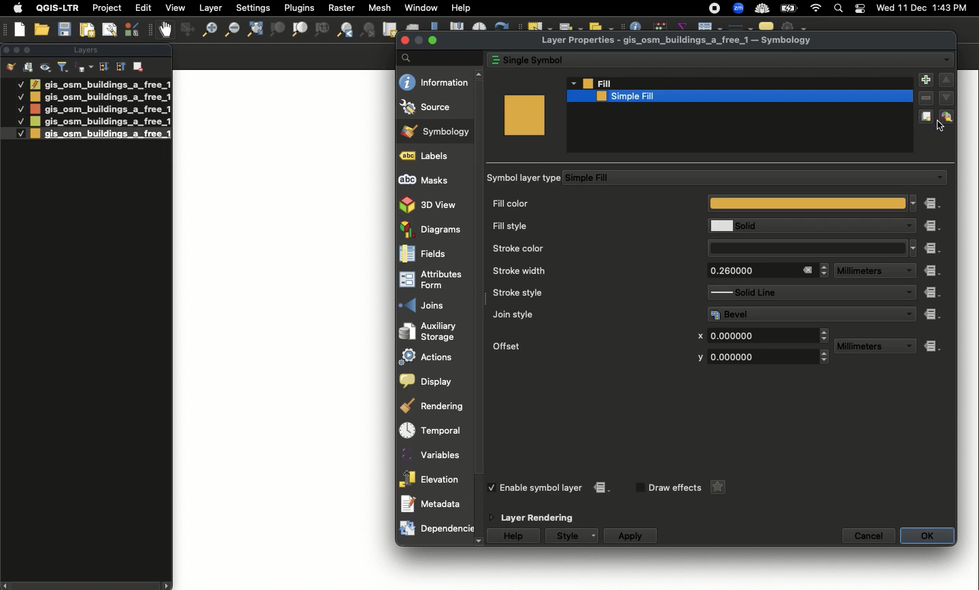 The image size is (979, 590). Describe the element at coordinates (431, 381) in the screenshot. I see `Display` at that location.